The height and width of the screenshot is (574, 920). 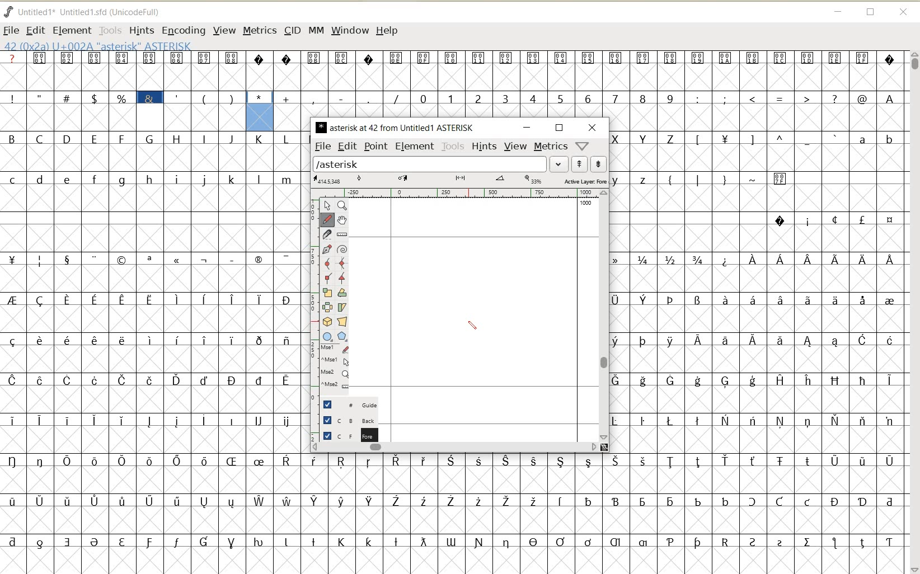 What do you see at coordinates (515, 147) in the screenshot?
I see `VIEW` at bounding box center [515, 147].